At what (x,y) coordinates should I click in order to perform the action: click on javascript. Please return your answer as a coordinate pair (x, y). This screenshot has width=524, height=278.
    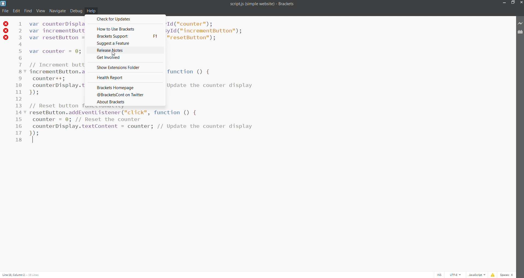
    Looking at the image, I should click on (478, 275).